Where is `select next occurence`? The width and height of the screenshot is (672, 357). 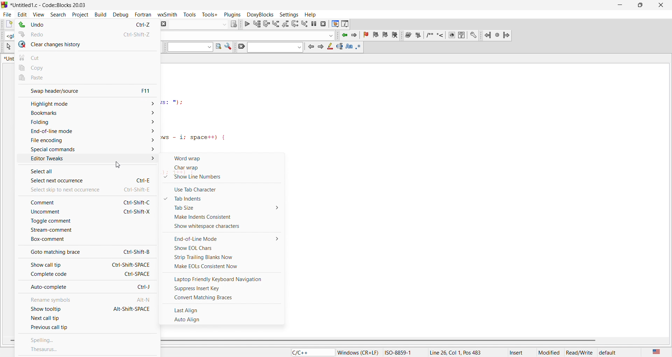
select next occurence is located at coordinates (59, 182).